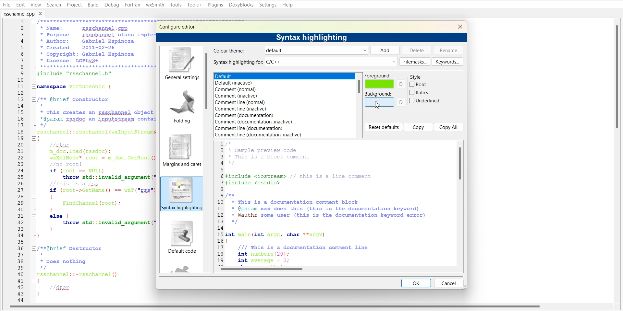 This screenshot has height=311, width=623. Describe the element at coordinates (449, 283) in the screenshot. I see `Cancel` at that location.